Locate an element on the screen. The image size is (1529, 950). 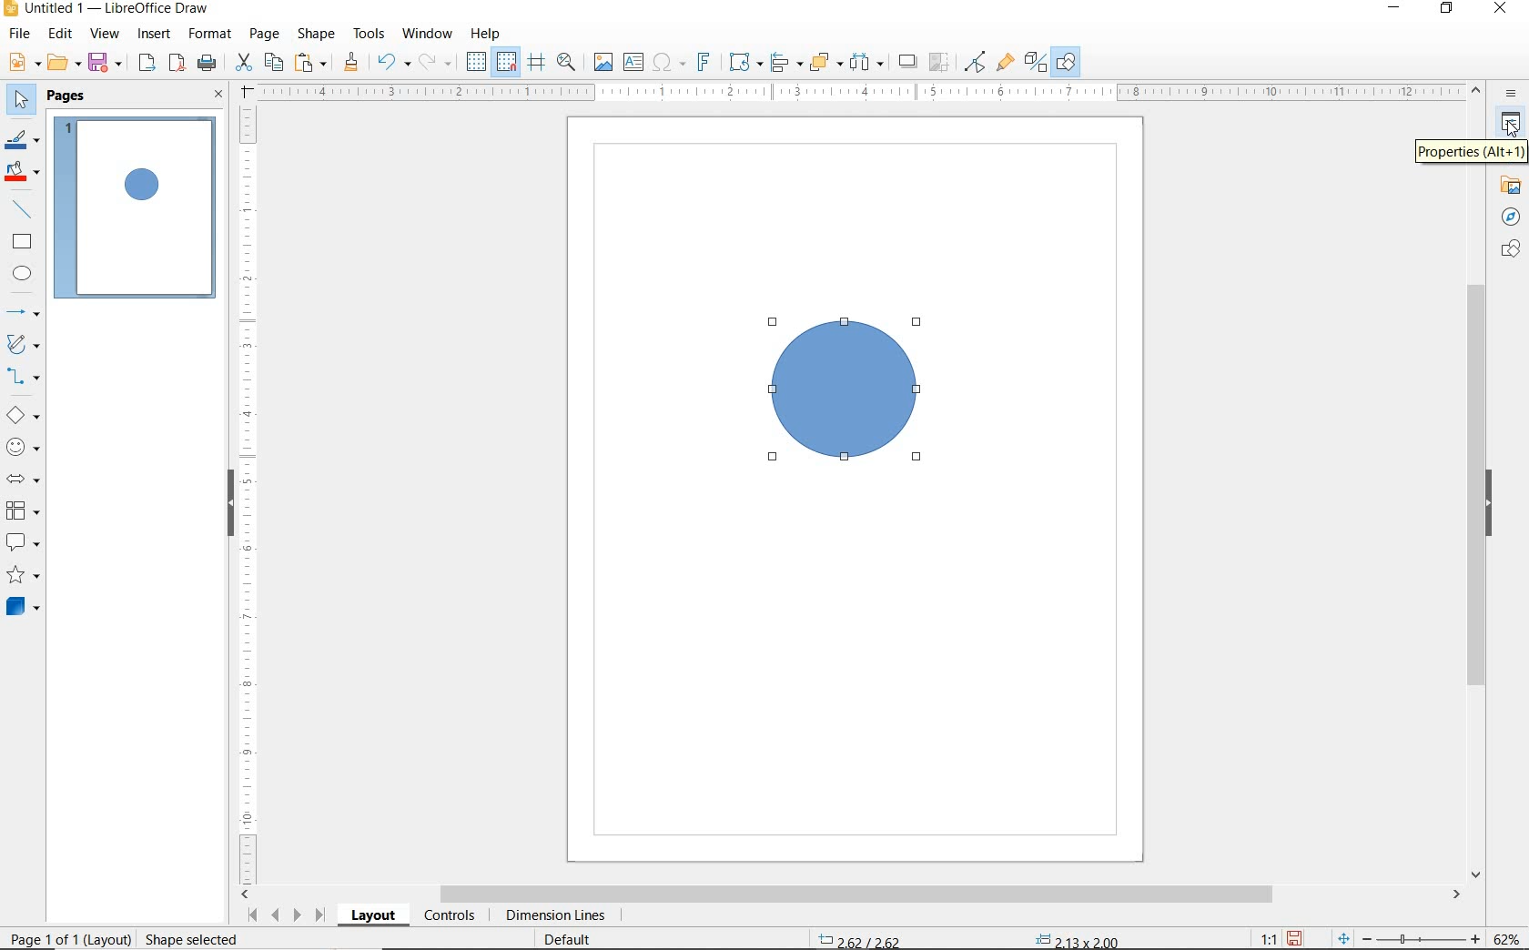
SAVE is located at coordinates (106, 63).